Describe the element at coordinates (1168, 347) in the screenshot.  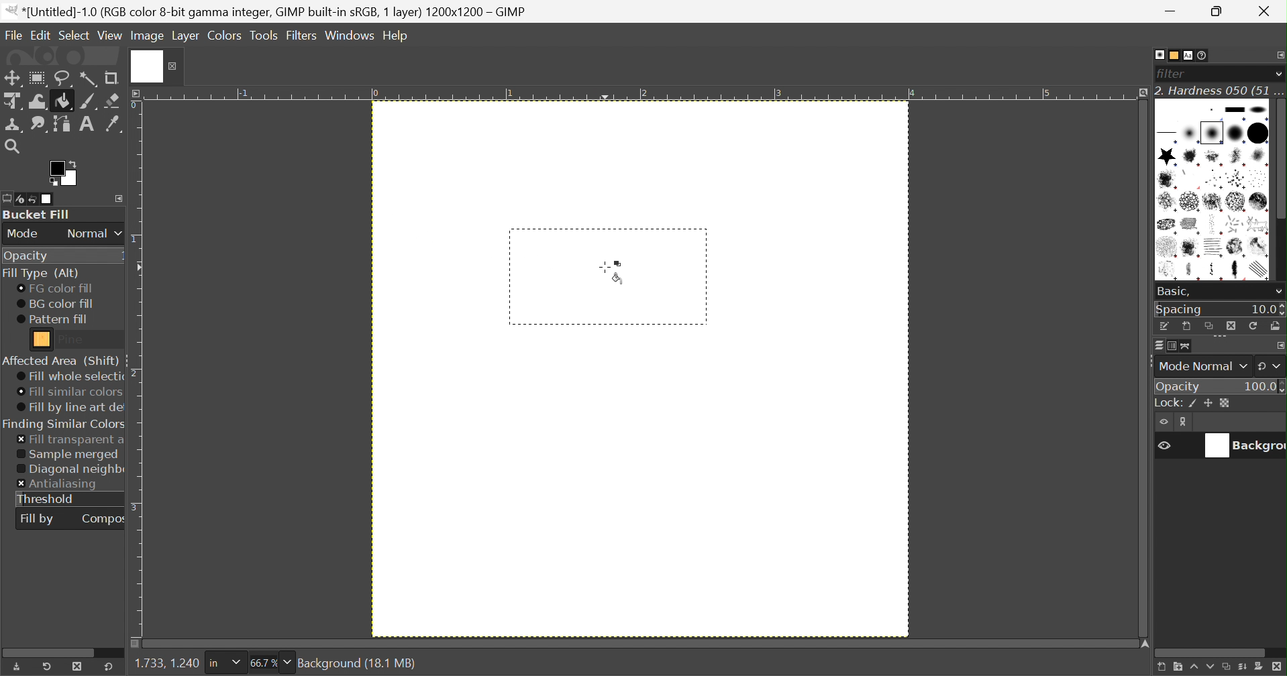
I see `Channels` at that location.